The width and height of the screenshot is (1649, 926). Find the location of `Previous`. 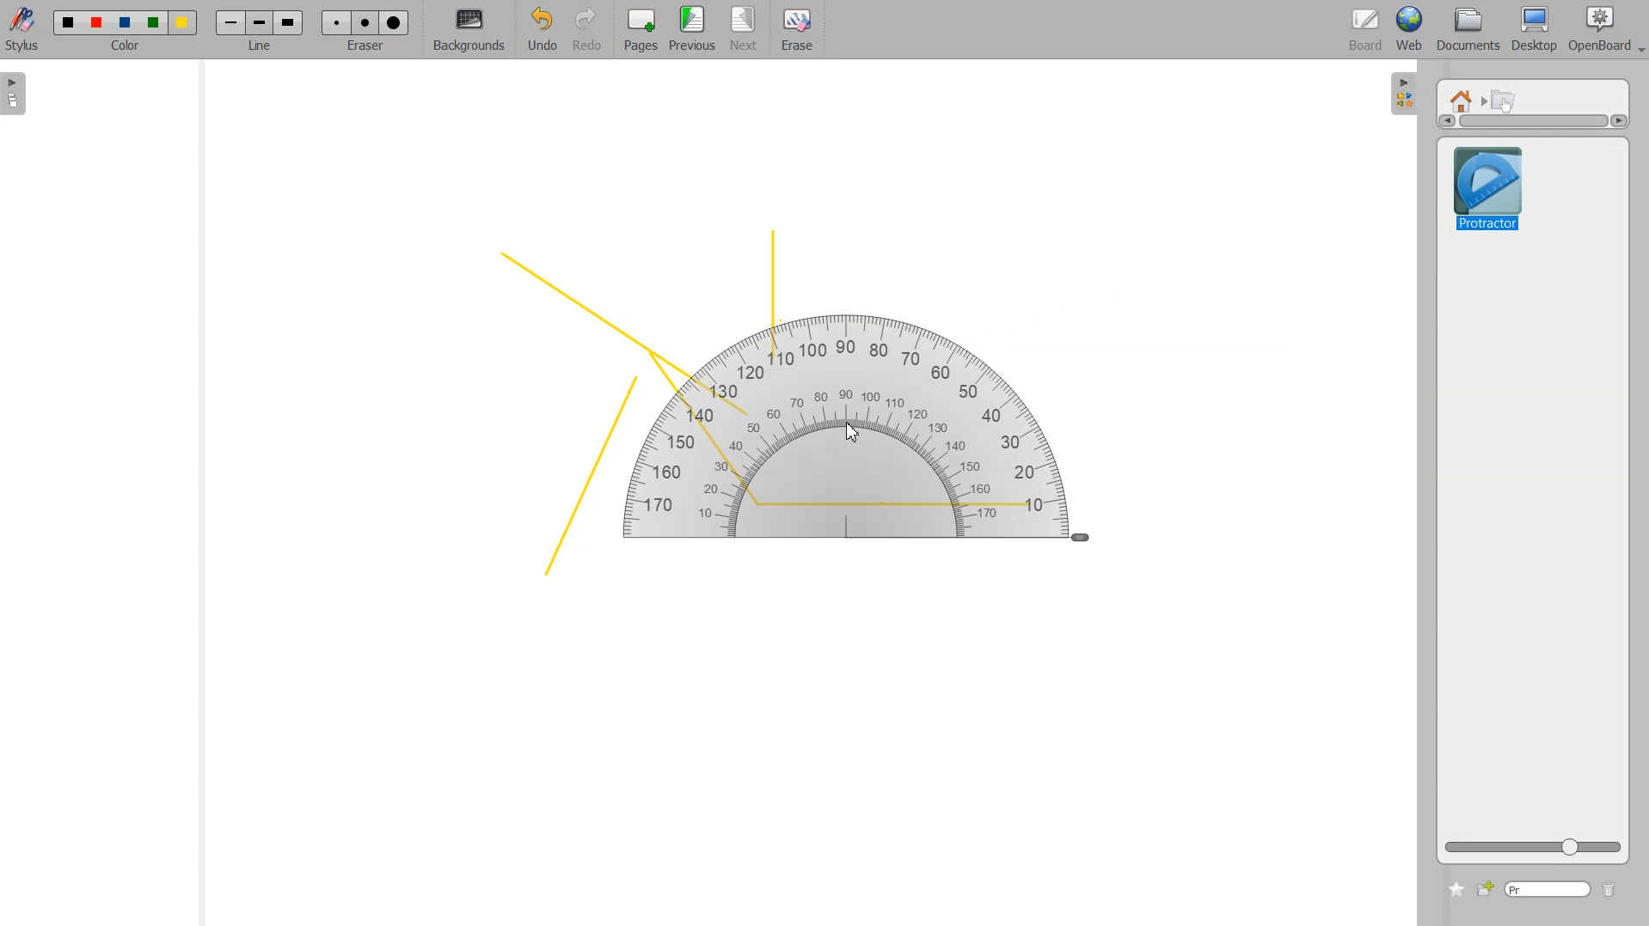

Previous is located at coordinates (695, 30).